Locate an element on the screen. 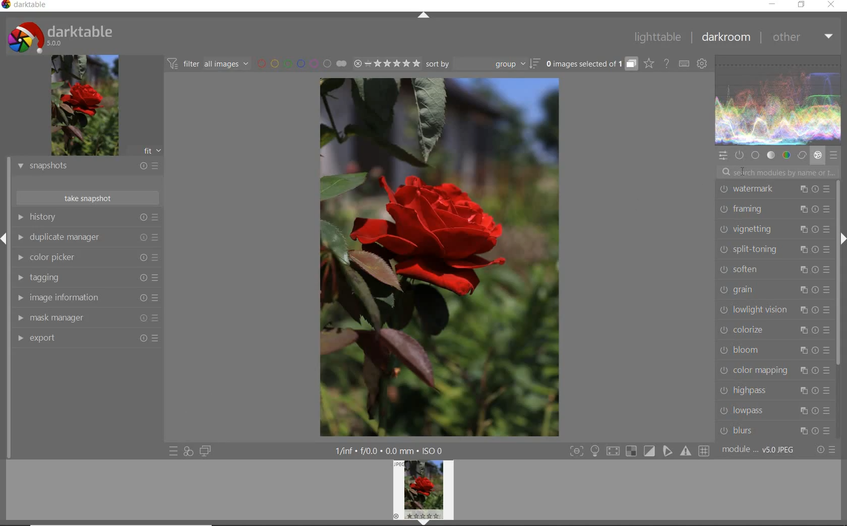  darkroom is located at coordinates (725, 39).